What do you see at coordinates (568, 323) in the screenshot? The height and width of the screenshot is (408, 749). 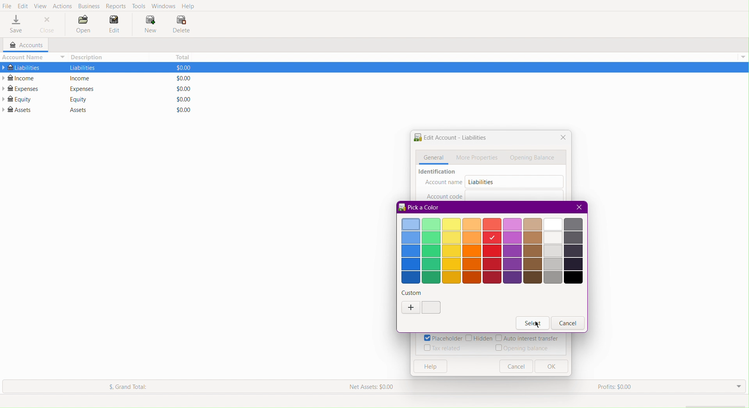 I see `Cancel` at bounding box center [568, 323].